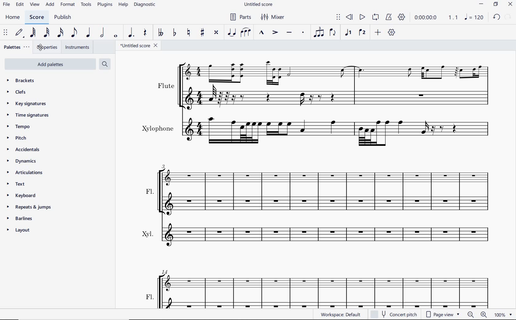  What do you see at coordinates (315, 131) in the screenshot?
I see `Xylophone` at bounding box center [315, 131].